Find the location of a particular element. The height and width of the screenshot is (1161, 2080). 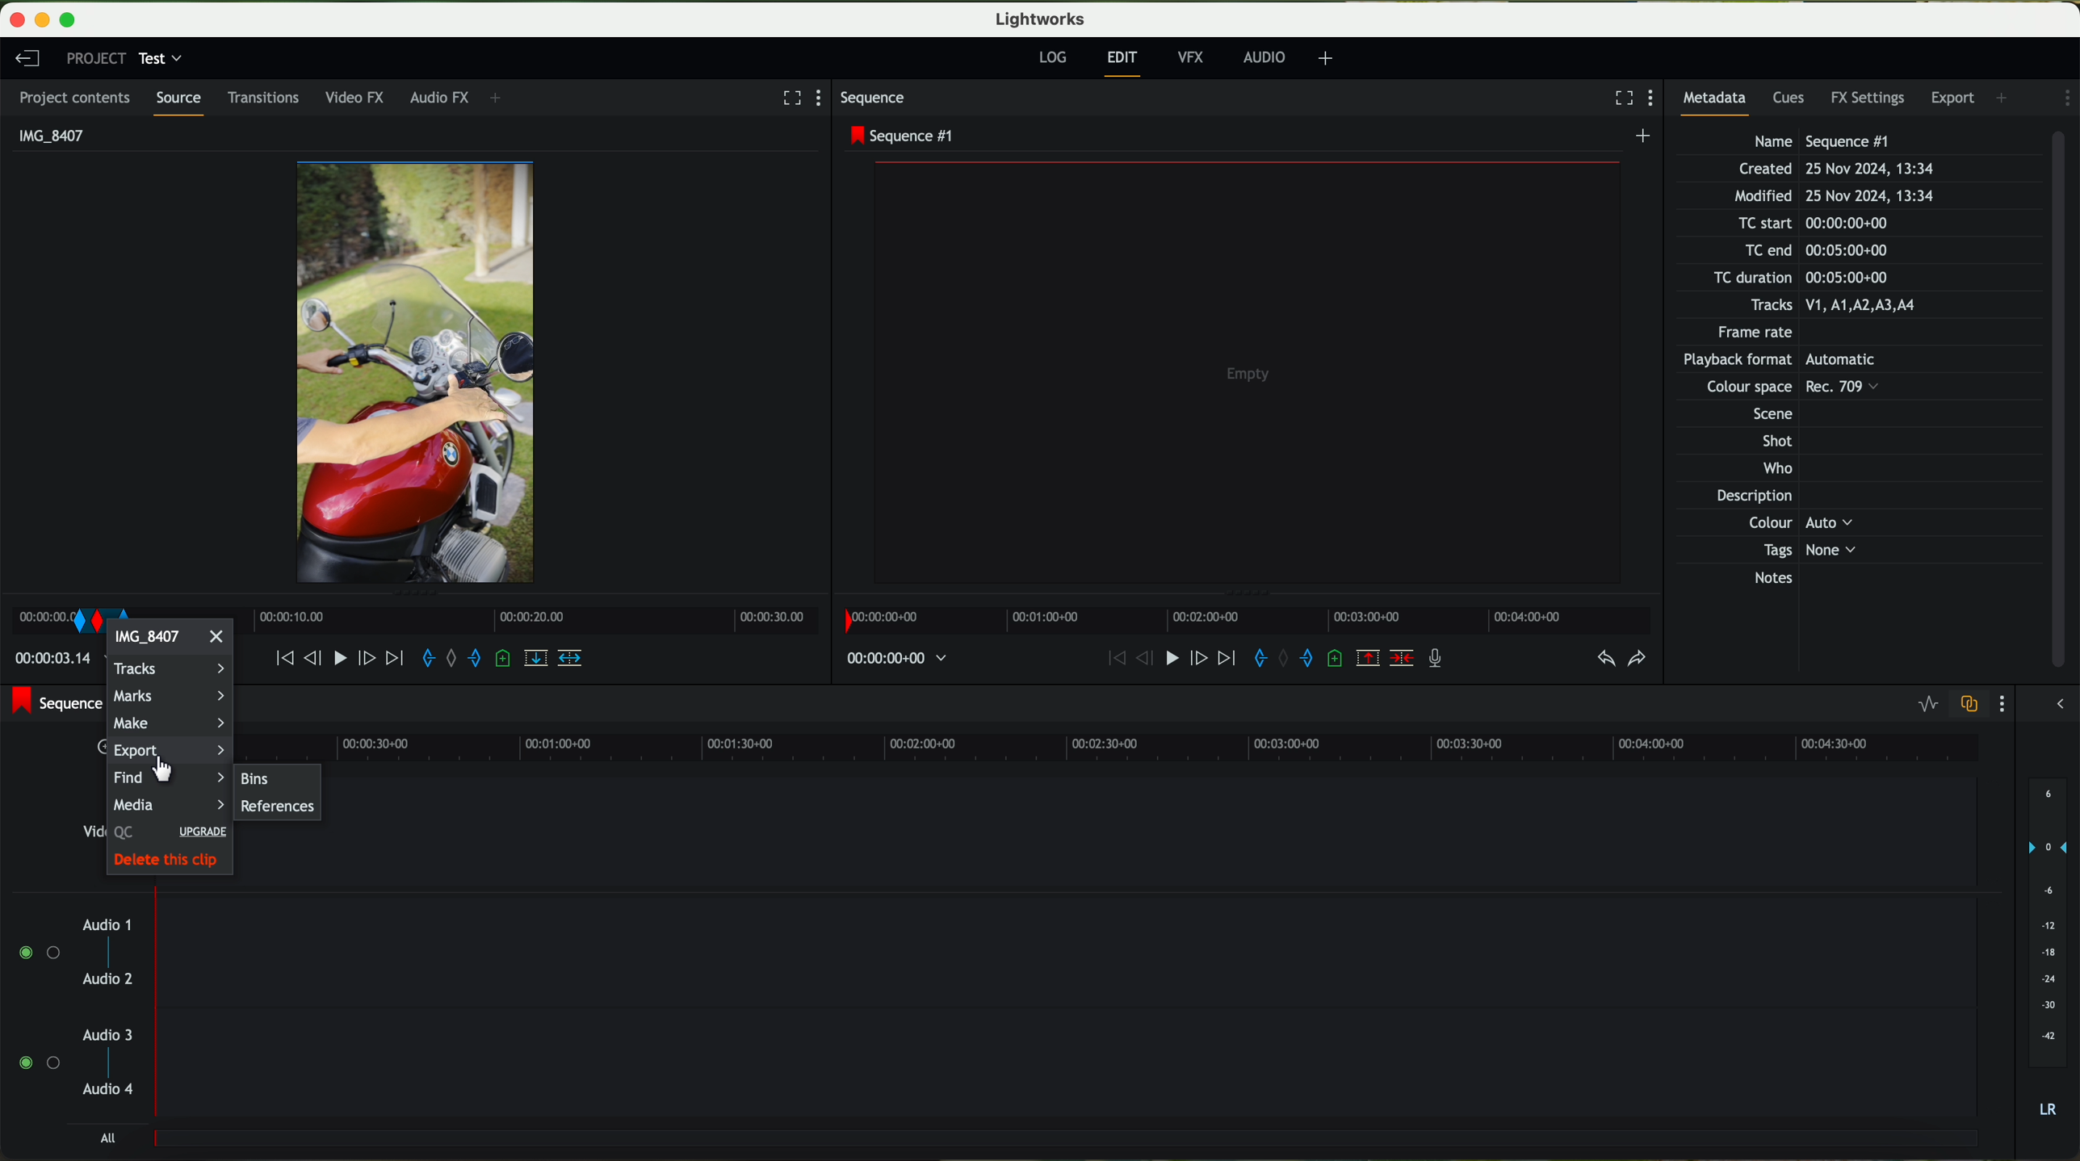

 is located at coordinates (1775, 389).